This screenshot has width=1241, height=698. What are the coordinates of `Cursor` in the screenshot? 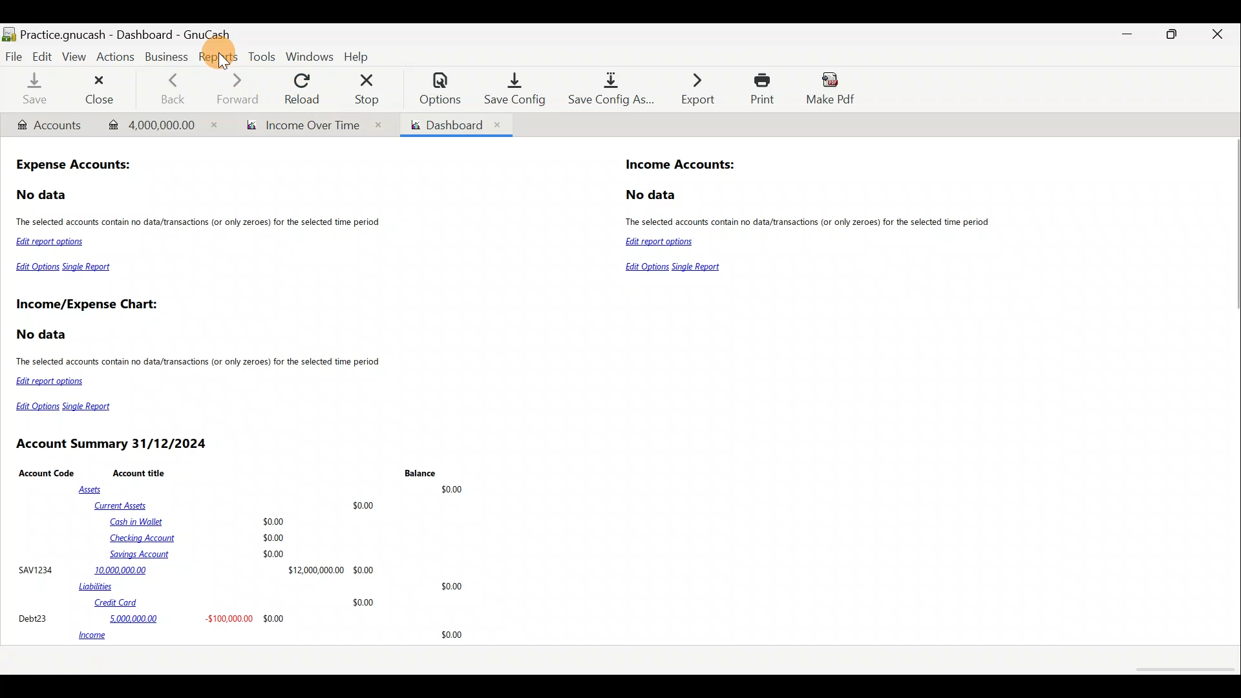 It's located at (224, 54).